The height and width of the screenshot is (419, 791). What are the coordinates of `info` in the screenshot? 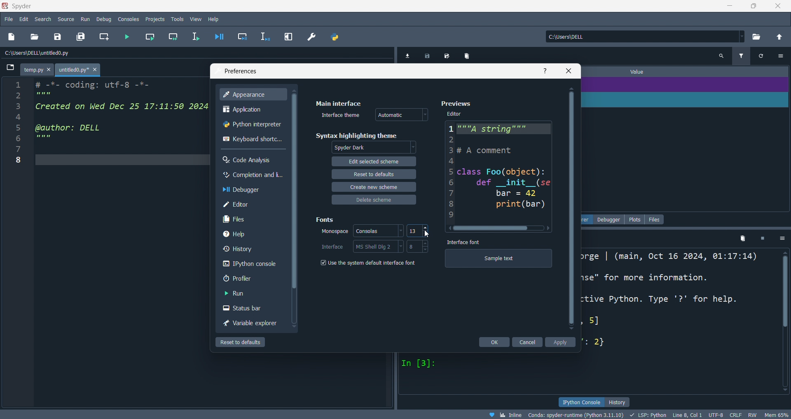 It's located at (545, 71).